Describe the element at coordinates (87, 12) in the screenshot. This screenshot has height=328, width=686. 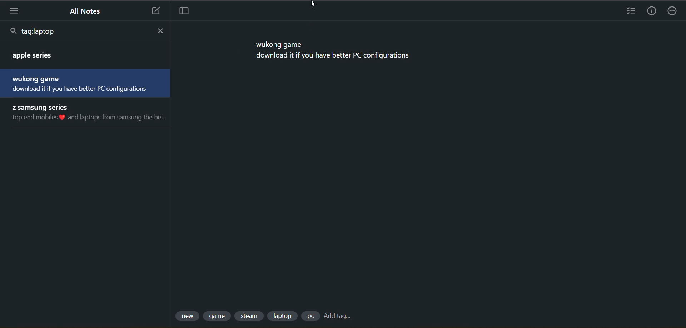
I see `all notes` at that location.